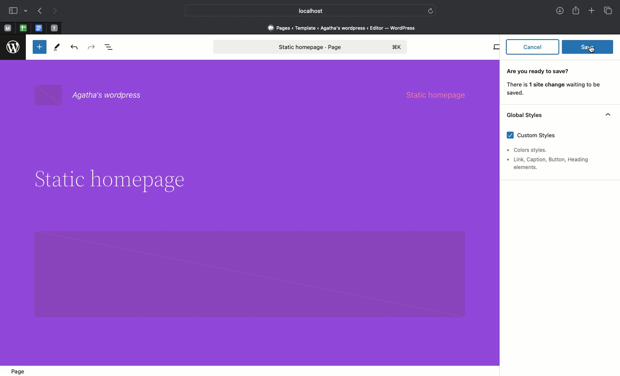  What do you see at coordinates (93, 96) in the screenshot?
I see `wordpress name` at bounding box center [93, 96].